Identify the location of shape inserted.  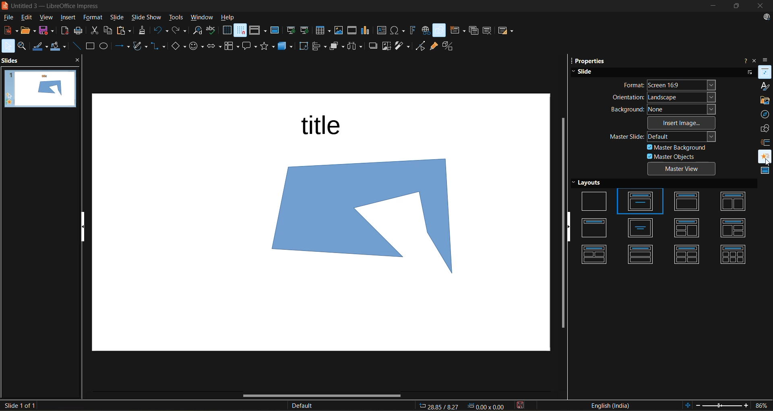
(376, 219).